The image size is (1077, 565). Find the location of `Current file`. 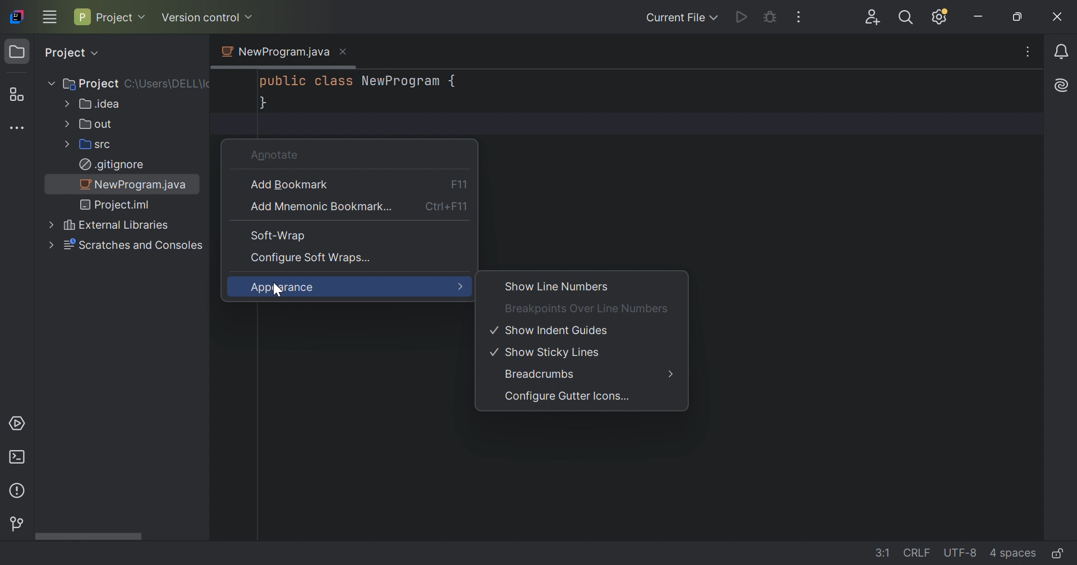

Current file is located at coordinates (673, 19).